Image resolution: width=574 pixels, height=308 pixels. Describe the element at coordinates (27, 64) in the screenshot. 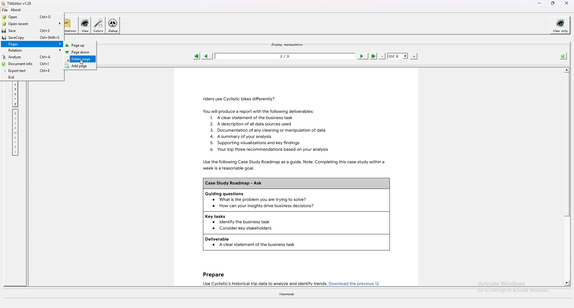

I see `Document info  Ctrl+|` at that location.